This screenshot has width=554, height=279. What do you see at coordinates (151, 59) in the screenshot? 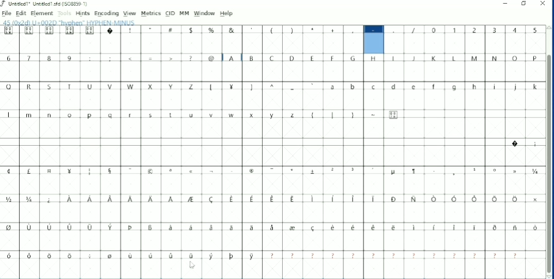
I see `Symbols` at bounding box center [151, 59].